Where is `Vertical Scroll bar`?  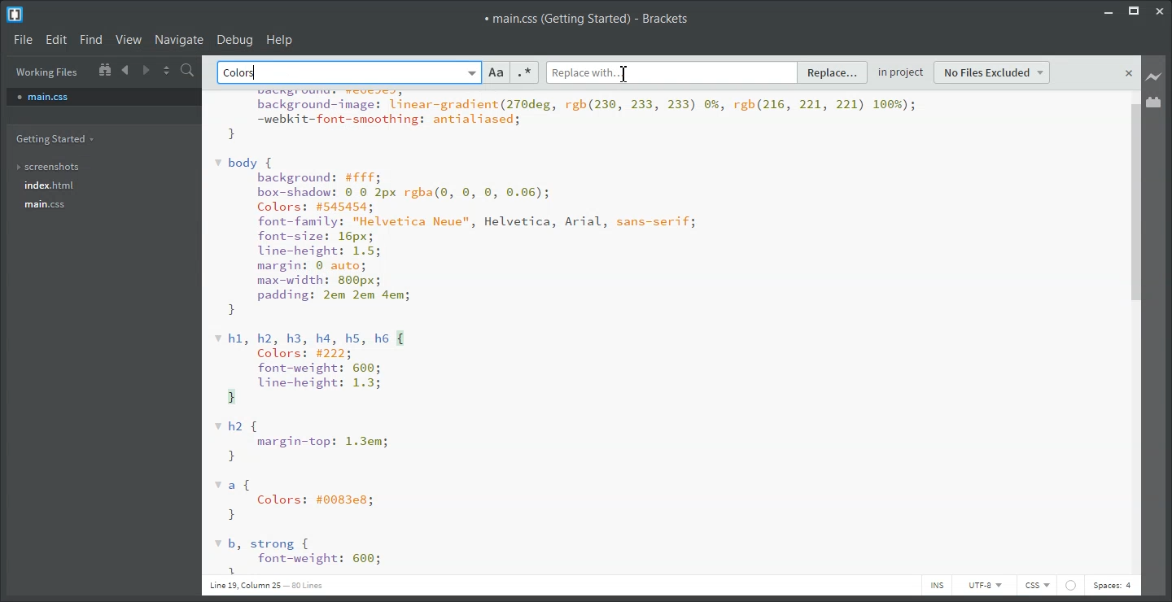 Vertical Scroll bar is located at coordinates (1135, 333).